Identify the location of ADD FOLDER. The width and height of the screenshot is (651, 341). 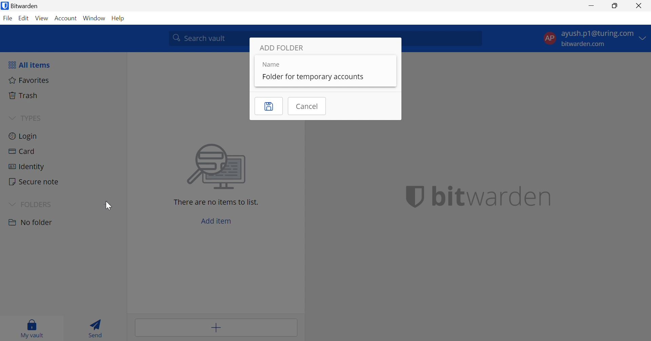
(282, 48).